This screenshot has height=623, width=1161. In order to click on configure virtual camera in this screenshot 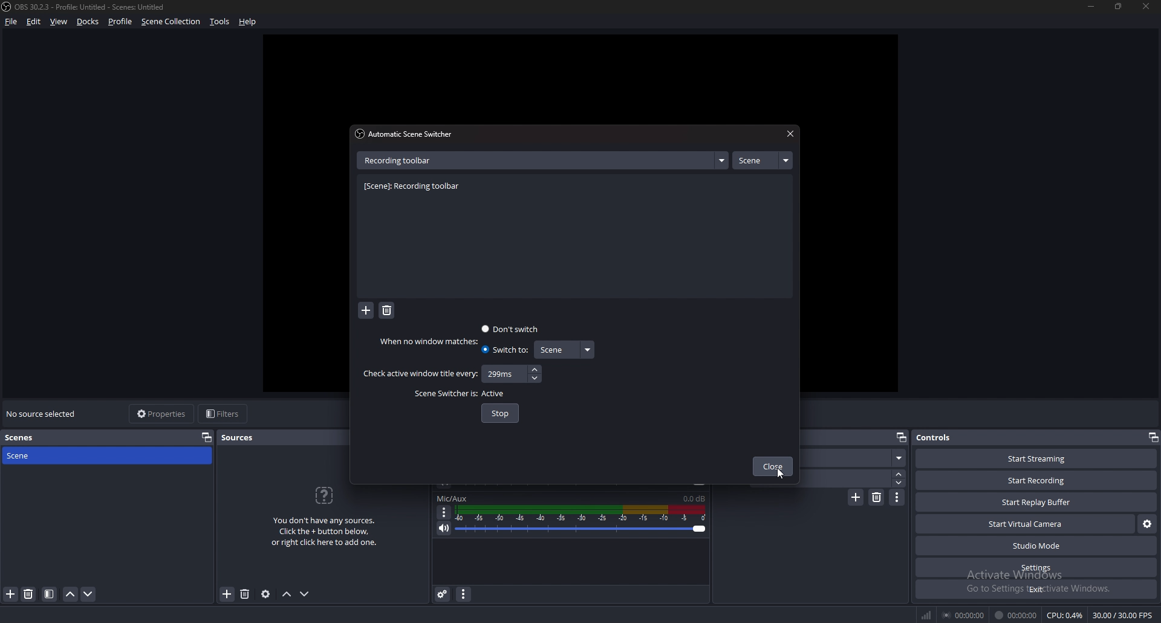, I will do `click(1148, 524)`.